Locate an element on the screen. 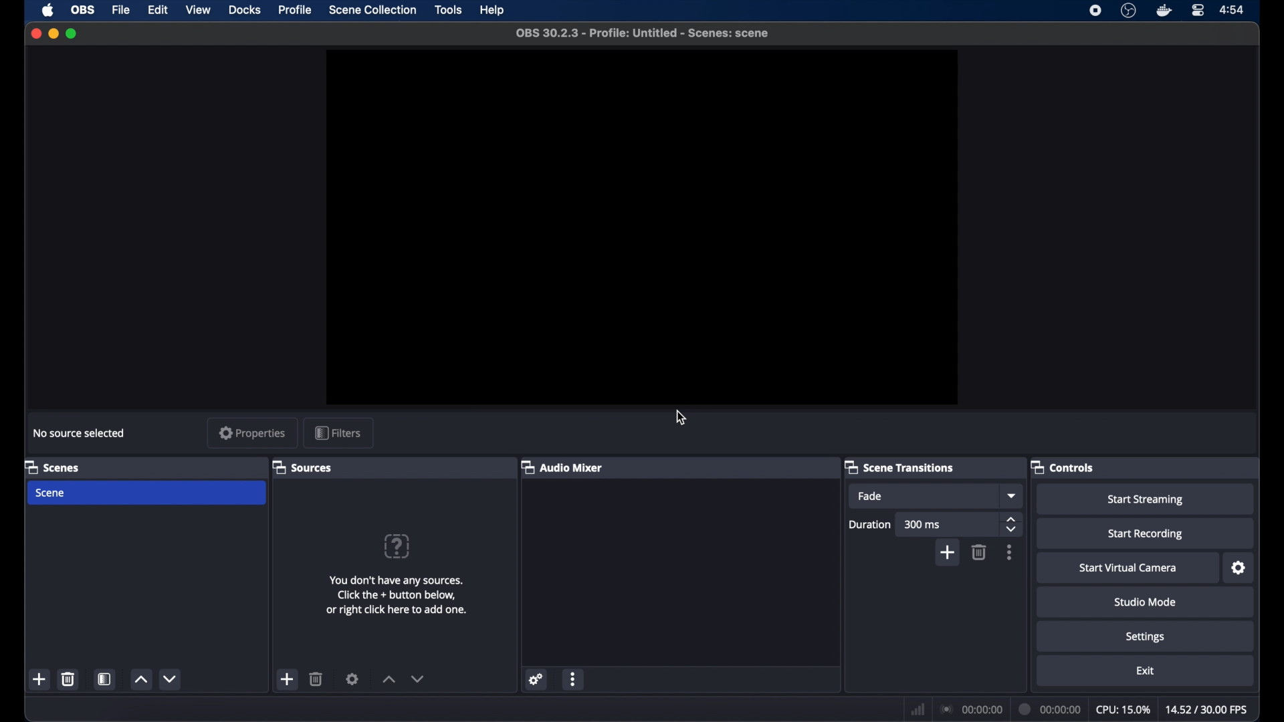  OBS 30.2.3 - Profile: Untitled -Scenes : scene is located at coordinates (641, 33).